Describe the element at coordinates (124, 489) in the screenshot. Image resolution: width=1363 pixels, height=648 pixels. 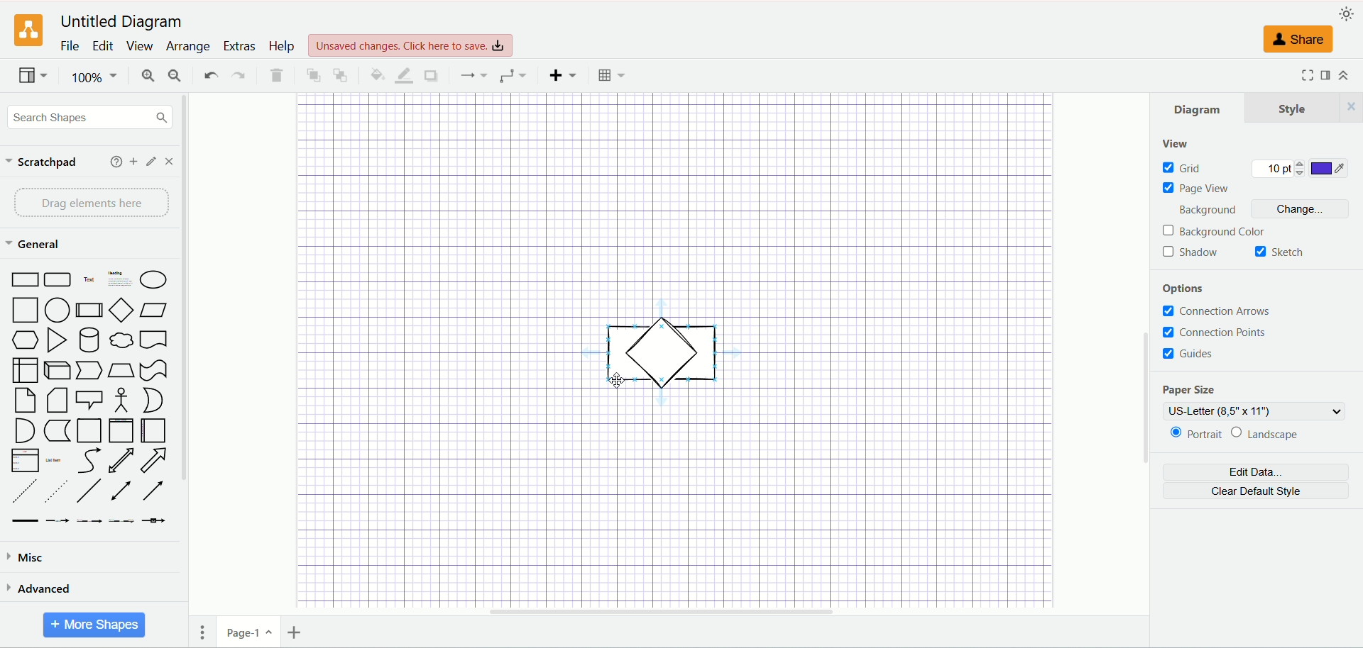
I see `bidirectional arrow` at that location.